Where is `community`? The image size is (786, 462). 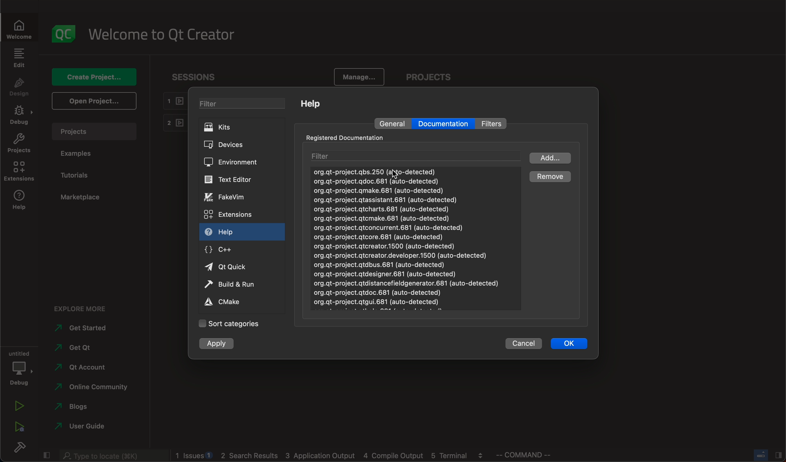
community is located at coordinates (91, 388).